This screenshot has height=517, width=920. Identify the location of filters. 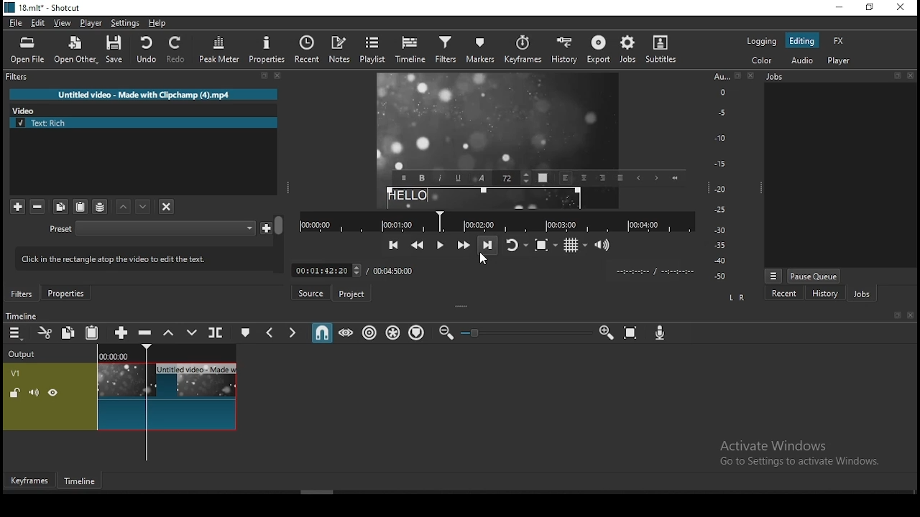
(445, 52).